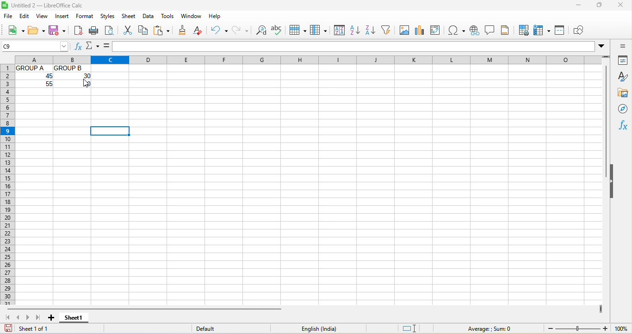 This screenshot has width=632, height=334. Describe the element at coordinates (621, 47) in the screenshot. I see `sidebar settings` at that location.